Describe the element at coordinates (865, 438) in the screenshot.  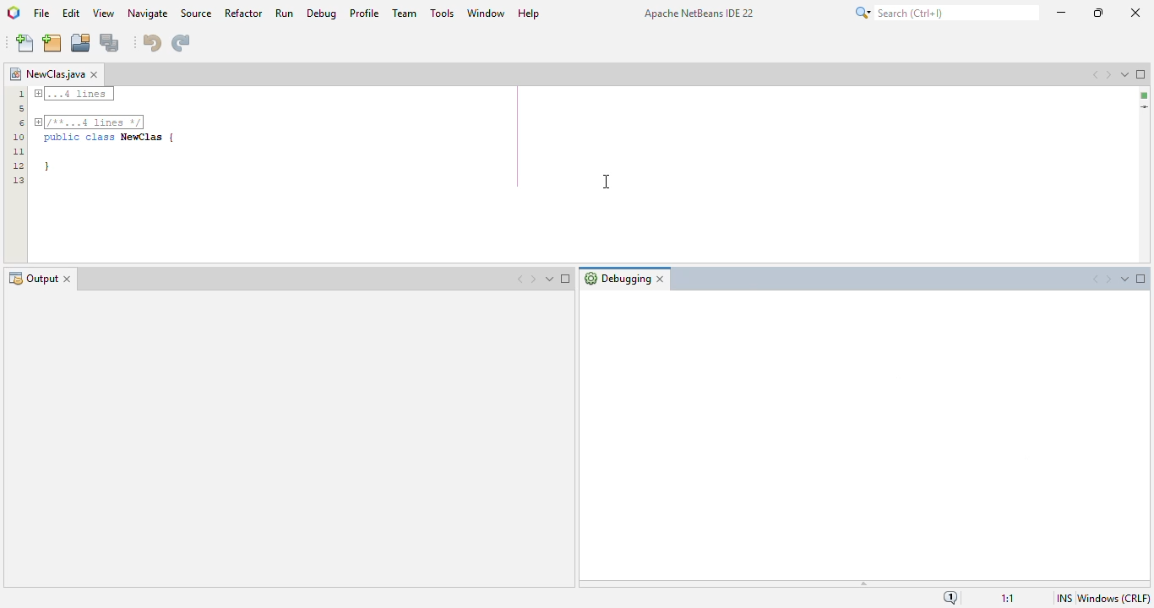
I see `debugging window` at that location.